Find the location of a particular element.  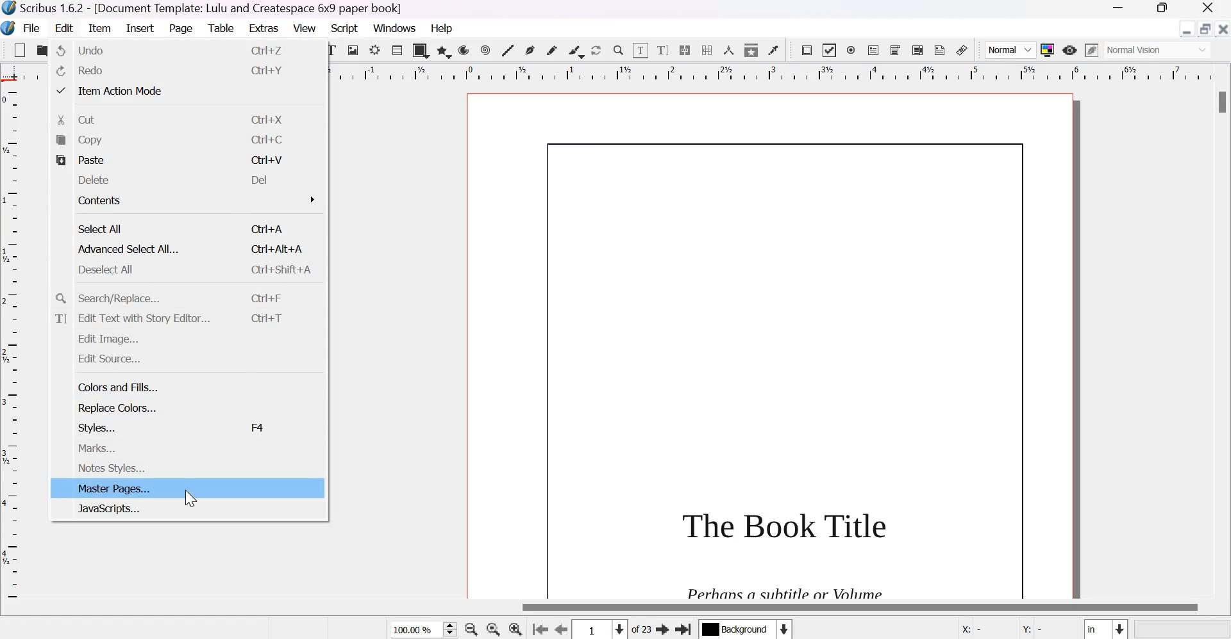

Script is located at coordinates (344, 28).